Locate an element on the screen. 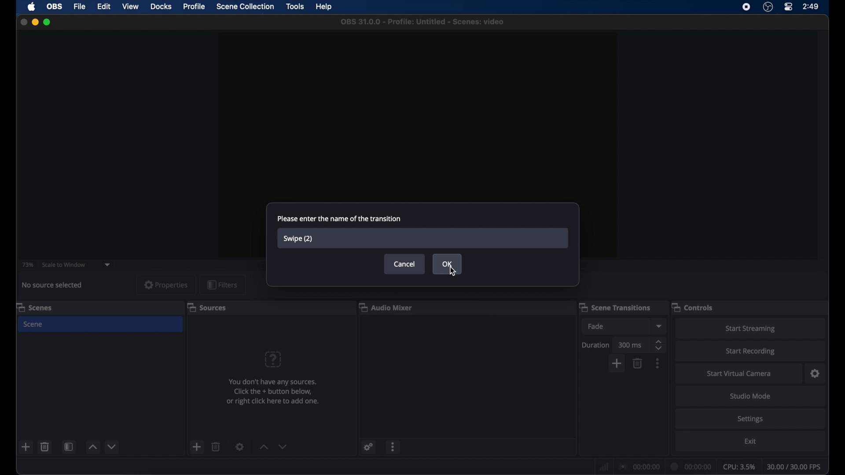 This screenshot has height=475, width=845. start virtual camera is located at coordinates (739, 374).